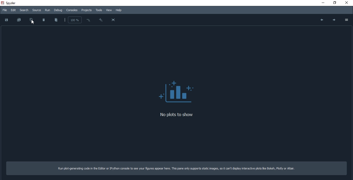 The height and width of the screenshot is (180, 353). Describe the element at coordinates (119, 10) in the screenshot. I see `Help` at that location.